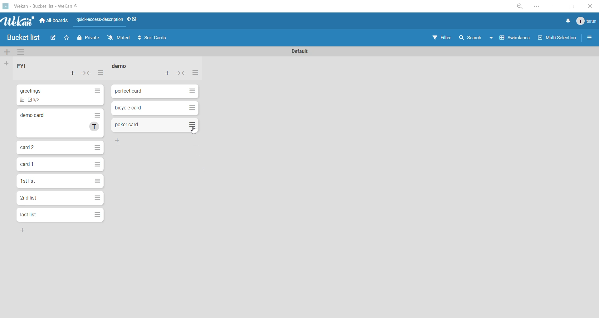 This screenshot has width=599, height=318. Describe the element at coordinates (88, 39) in the screenshot. I see `private` at that location.